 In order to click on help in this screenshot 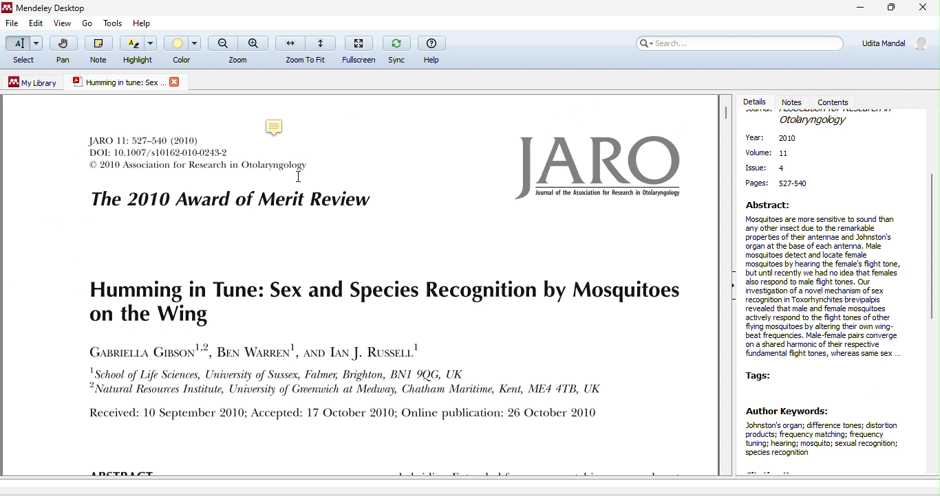, I will do `click(434, 49)`.